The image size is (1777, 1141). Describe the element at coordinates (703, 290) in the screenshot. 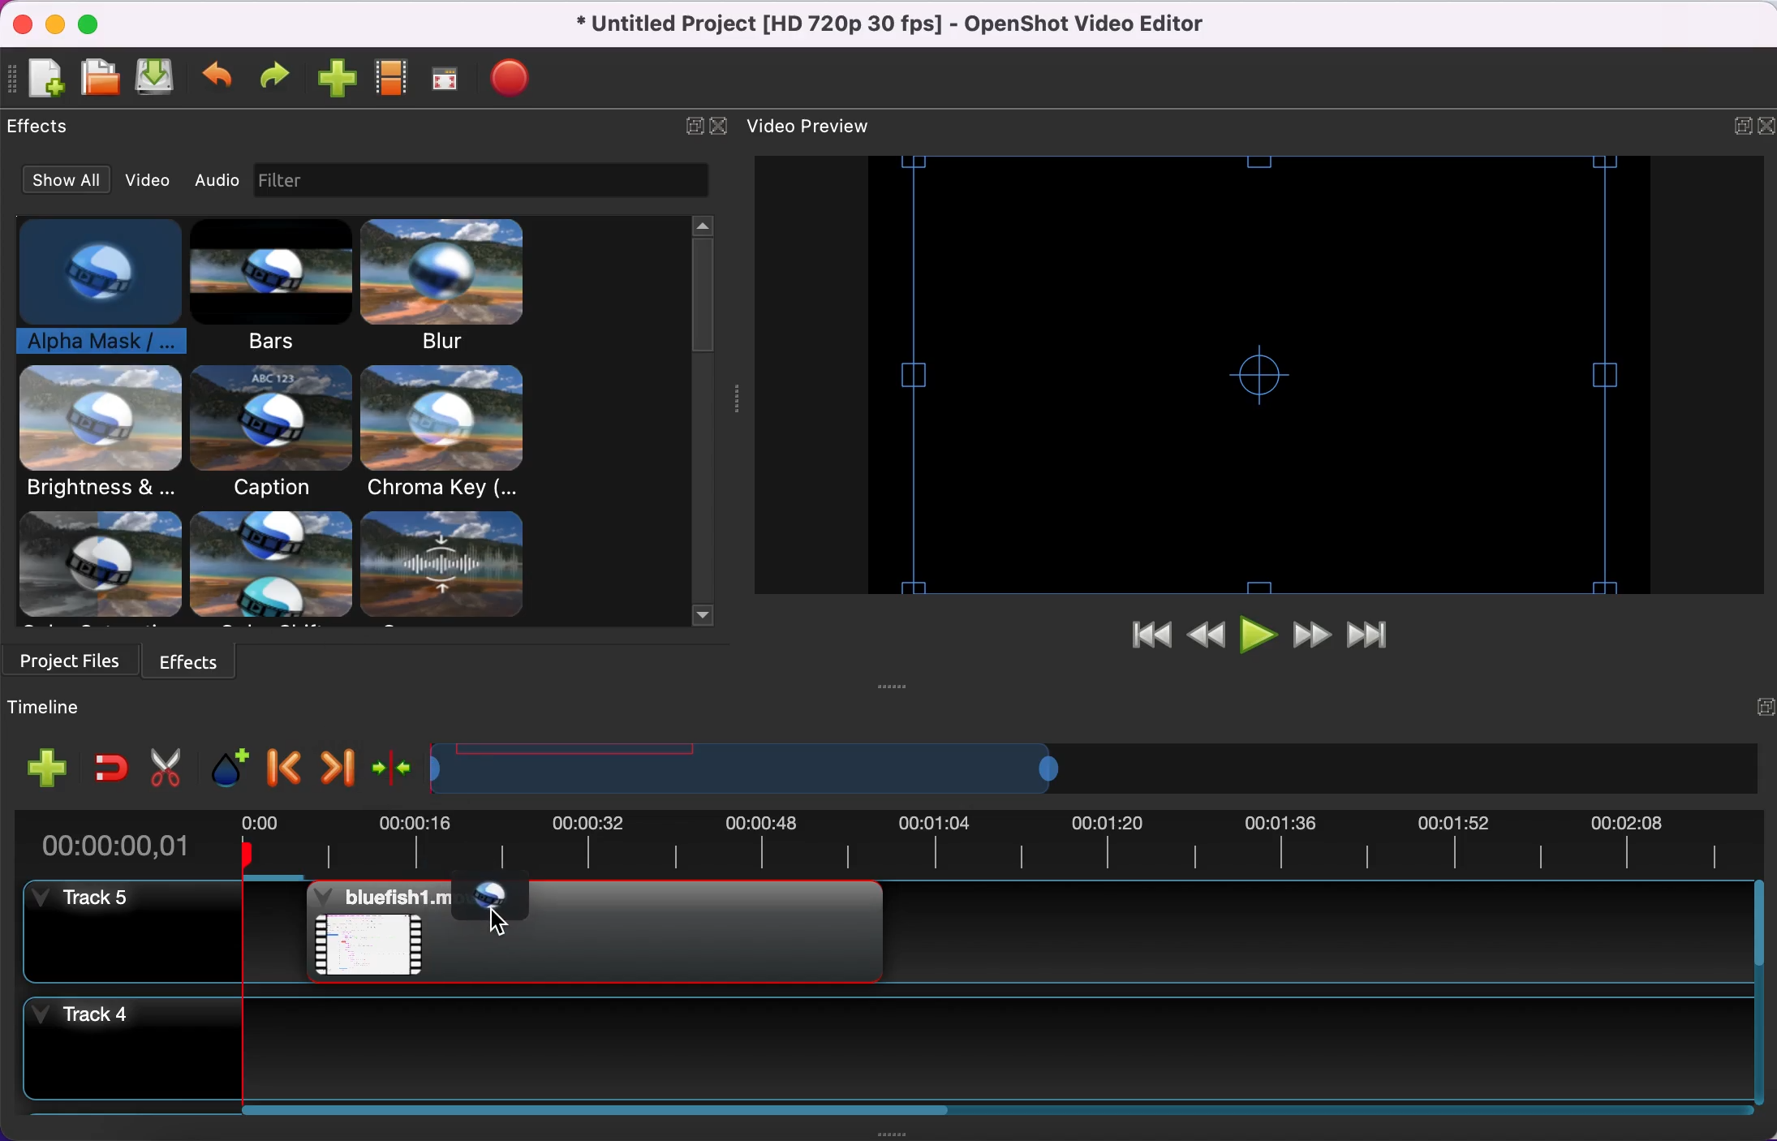

I see `vertical slider` at that location.